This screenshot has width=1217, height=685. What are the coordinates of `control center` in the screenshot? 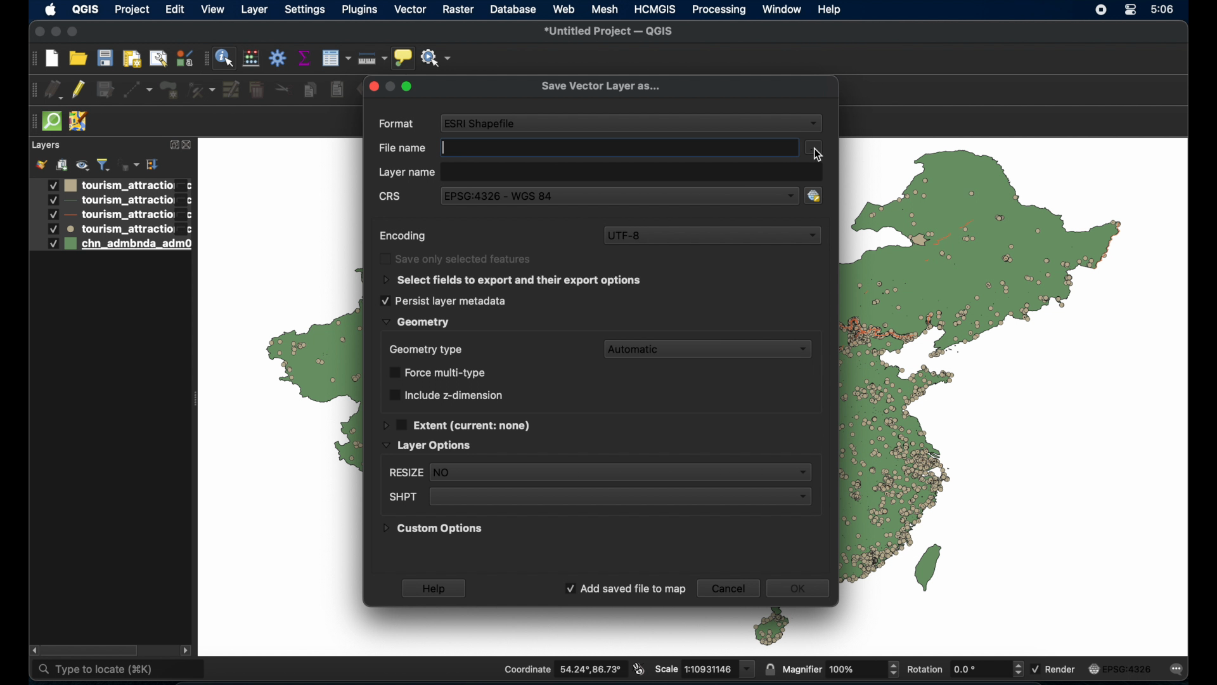 It's located at (1133, 11).